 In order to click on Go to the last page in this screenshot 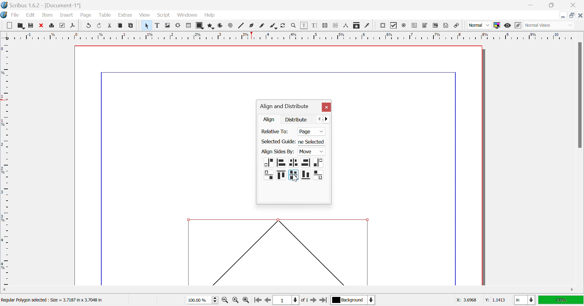, I will do `click(323, 301)`.